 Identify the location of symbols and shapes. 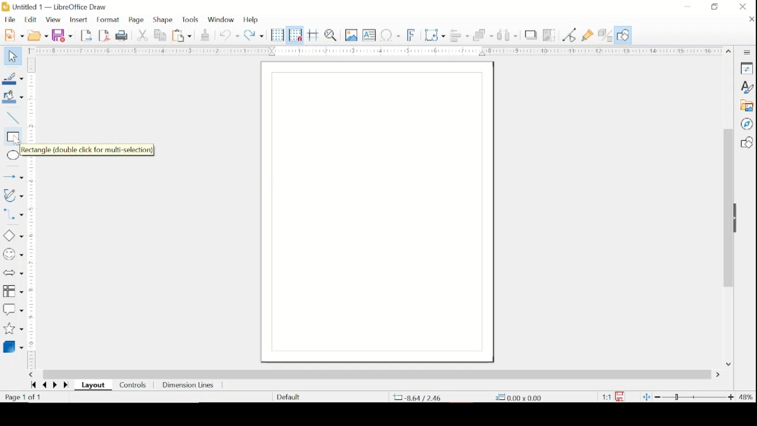
(13, 254).